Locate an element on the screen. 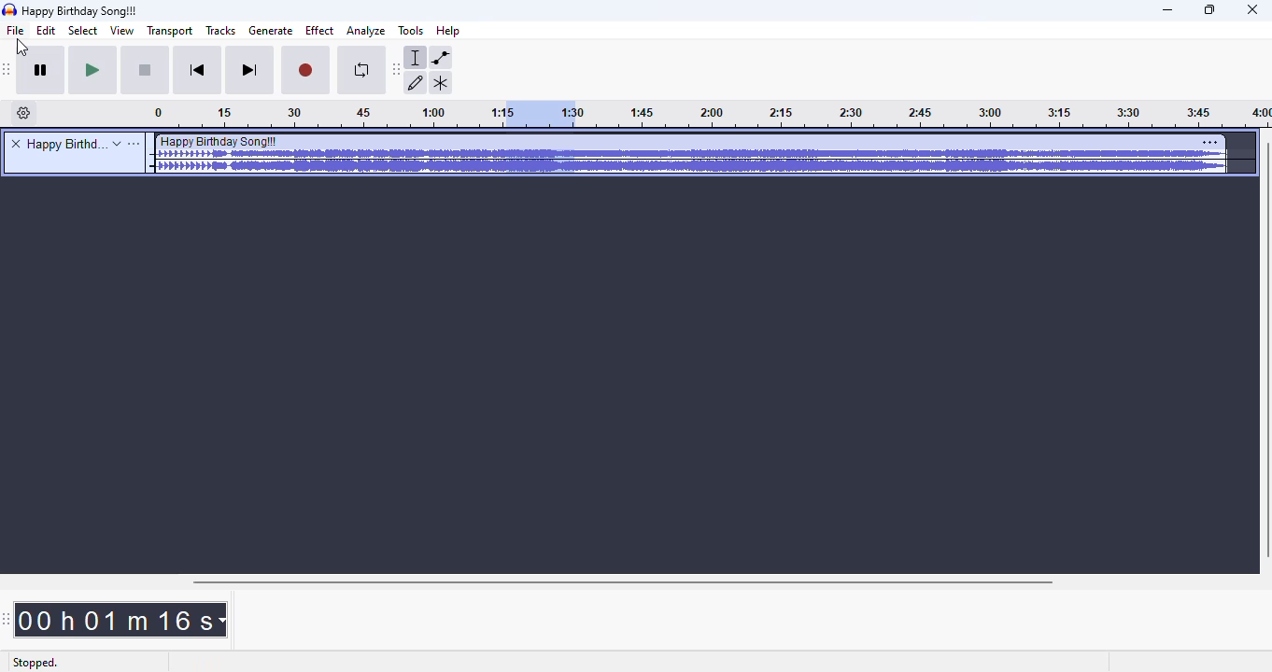  title is located at coordinates (81, 11).